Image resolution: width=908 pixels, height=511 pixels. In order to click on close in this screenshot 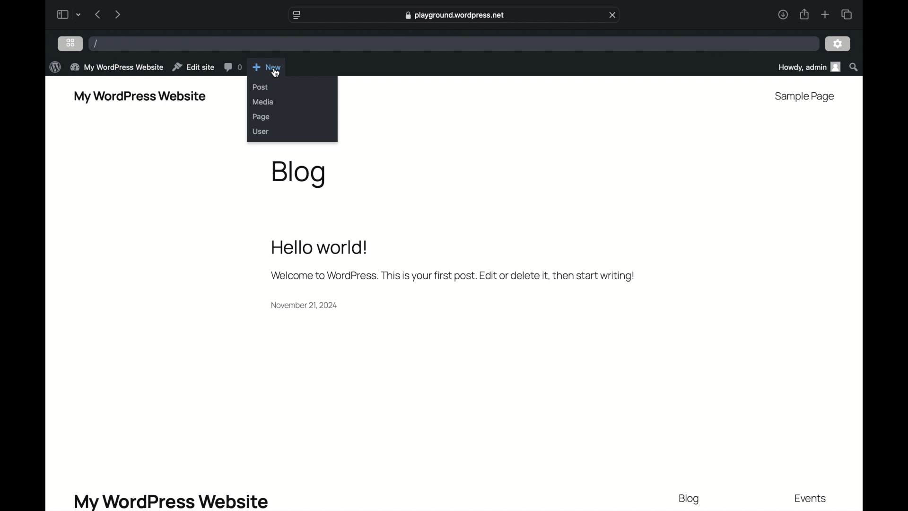, I will do `click(613, 15)`.